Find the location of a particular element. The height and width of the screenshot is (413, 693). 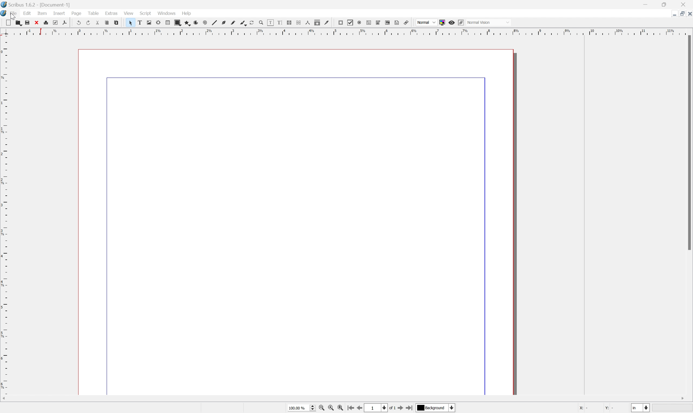

pdf list box is located at coordinates (388, 23).